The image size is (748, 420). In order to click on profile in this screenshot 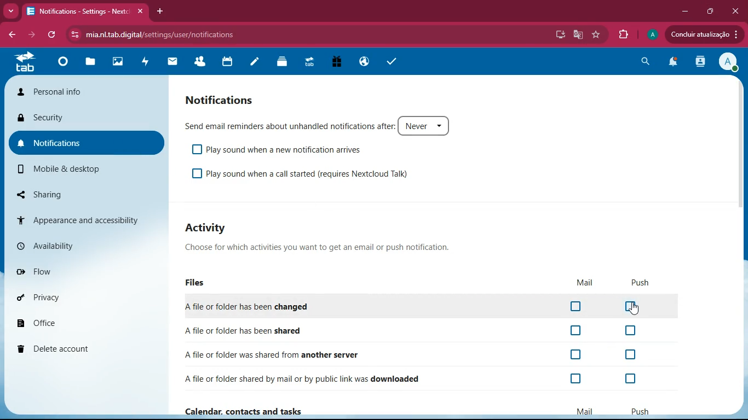, I will do `click(653, 34)`.